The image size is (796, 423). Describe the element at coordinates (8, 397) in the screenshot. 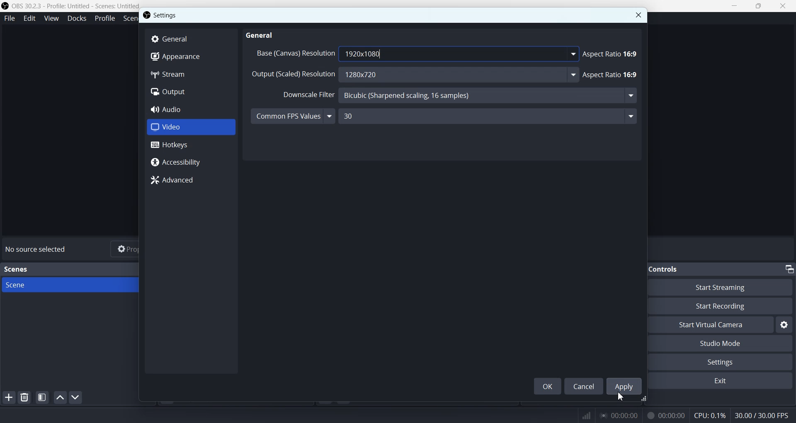

I see `Add Scene` at that location.